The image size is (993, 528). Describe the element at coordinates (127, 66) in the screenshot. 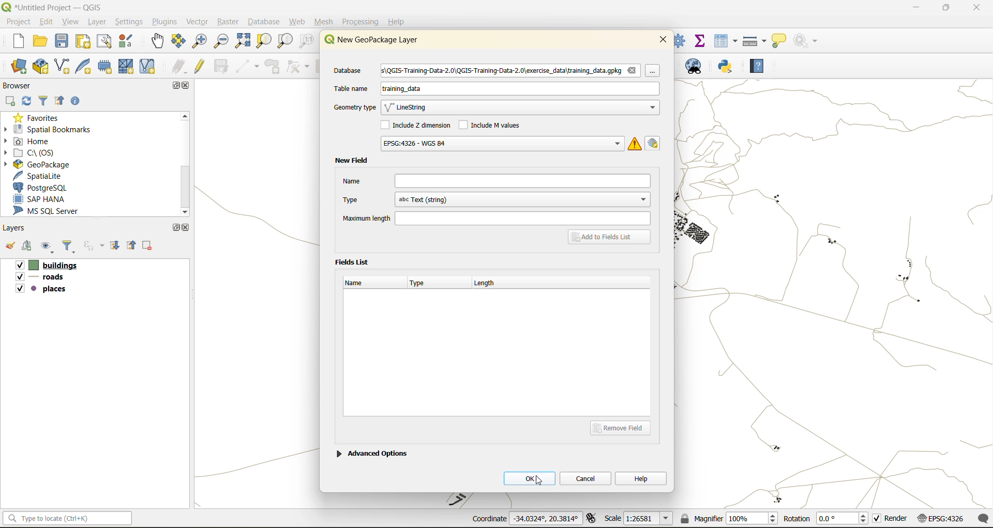

I see `mesh` at that location.